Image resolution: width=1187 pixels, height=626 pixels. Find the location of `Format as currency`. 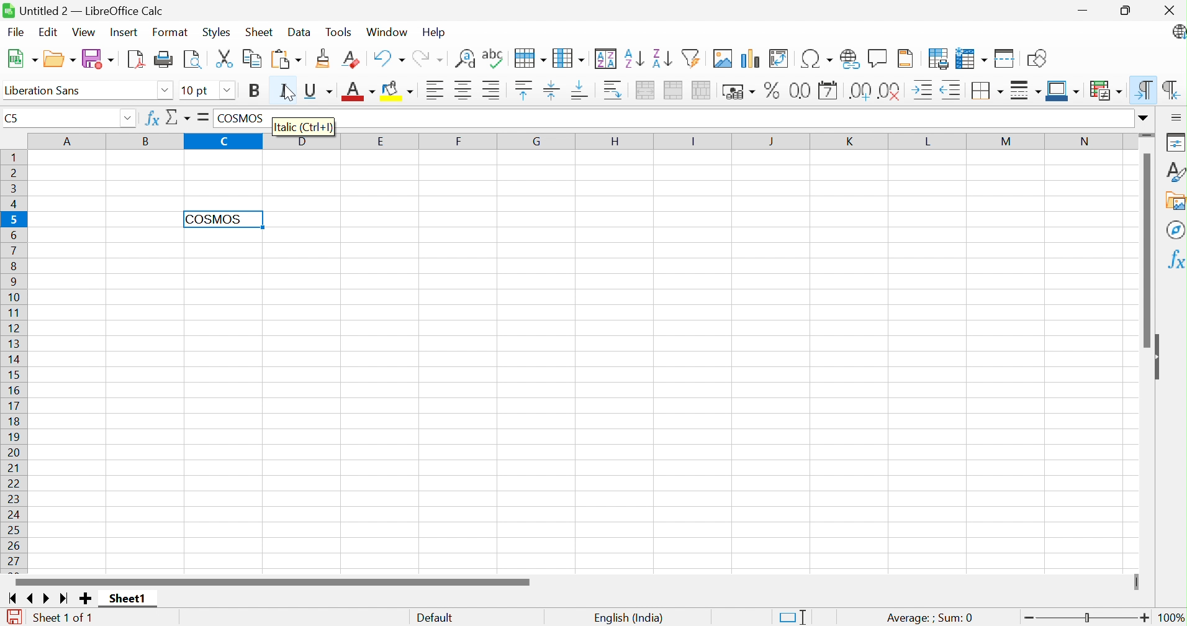

Format as currency is located at coordinates (738, 93).